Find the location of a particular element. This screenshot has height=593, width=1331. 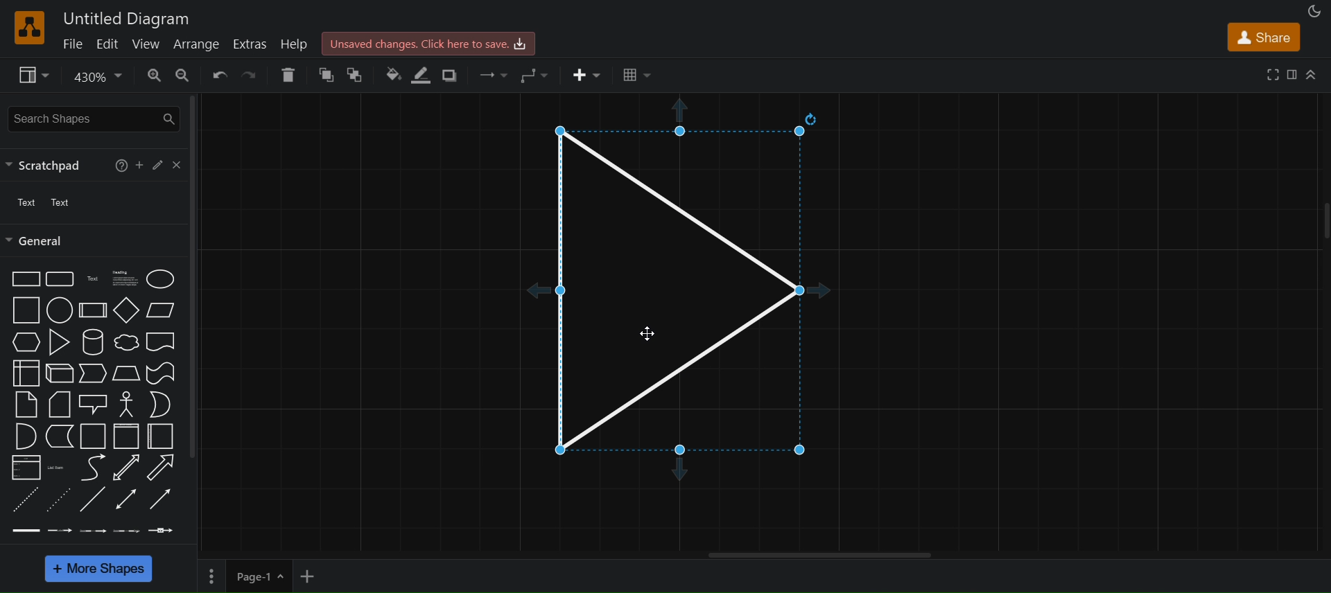

close is located at coordinates (175, 163).